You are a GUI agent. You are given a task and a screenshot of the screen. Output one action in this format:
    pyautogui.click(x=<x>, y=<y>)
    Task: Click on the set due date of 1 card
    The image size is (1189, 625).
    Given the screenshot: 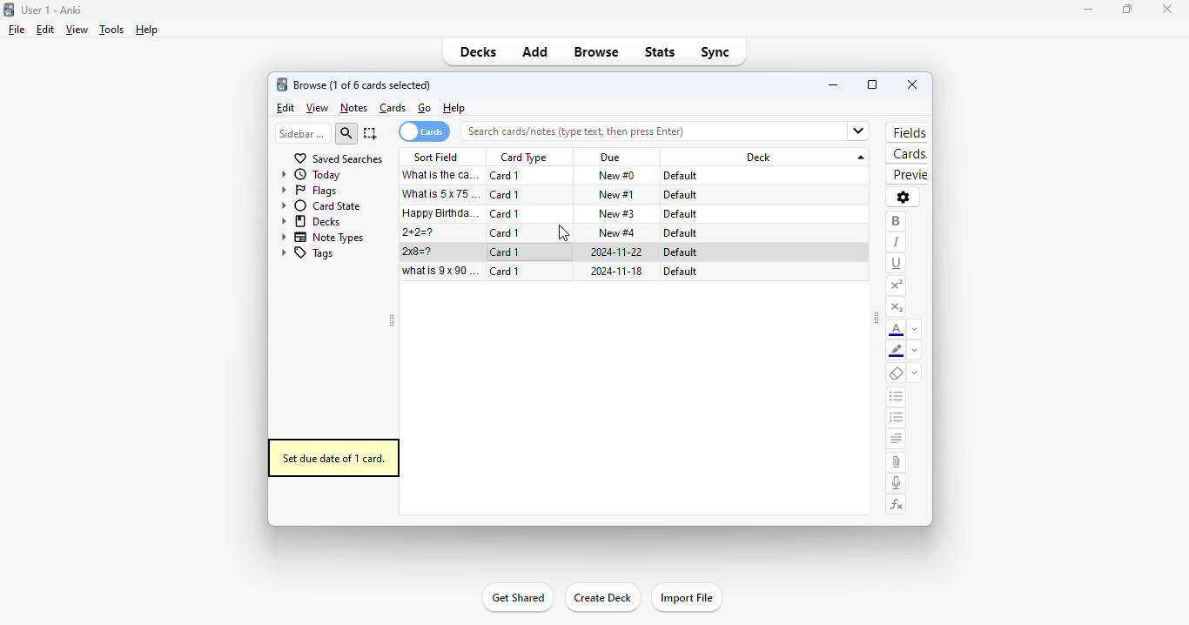 What is the action you would take?
    pyautogui.click(x=336, y=458)
    